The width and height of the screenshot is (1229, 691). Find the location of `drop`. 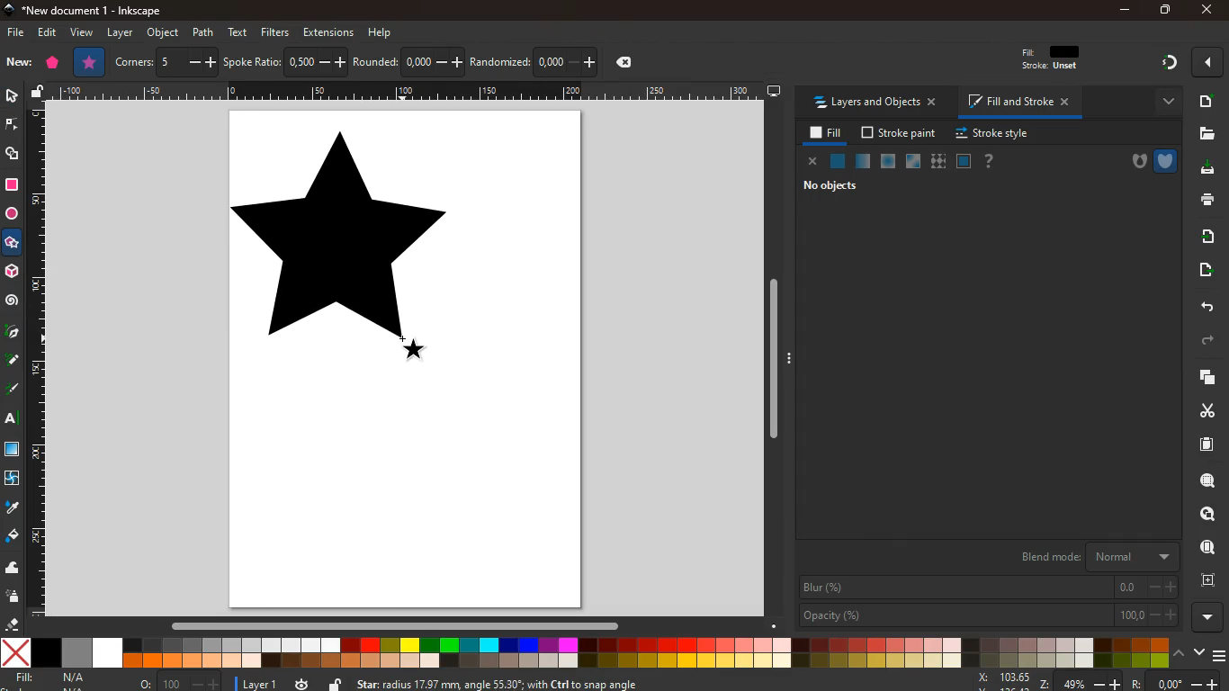

drop is located at coordinates (13, 507).